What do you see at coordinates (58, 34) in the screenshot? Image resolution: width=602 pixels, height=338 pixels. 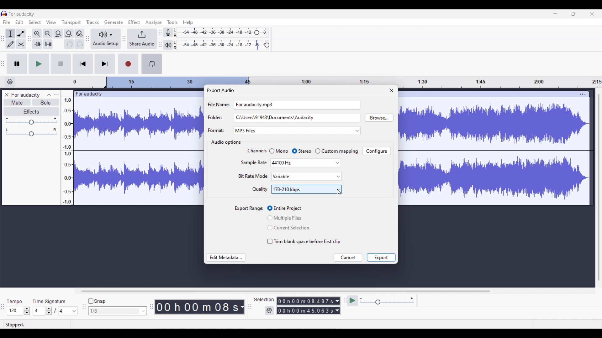 I see `Fit selection to width` at bounding box center [58, 34].